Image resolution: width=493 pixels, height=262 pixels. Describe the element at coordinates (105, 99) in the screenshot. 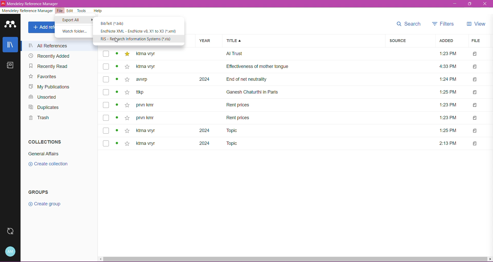

I see `Click to select Items` at that location.